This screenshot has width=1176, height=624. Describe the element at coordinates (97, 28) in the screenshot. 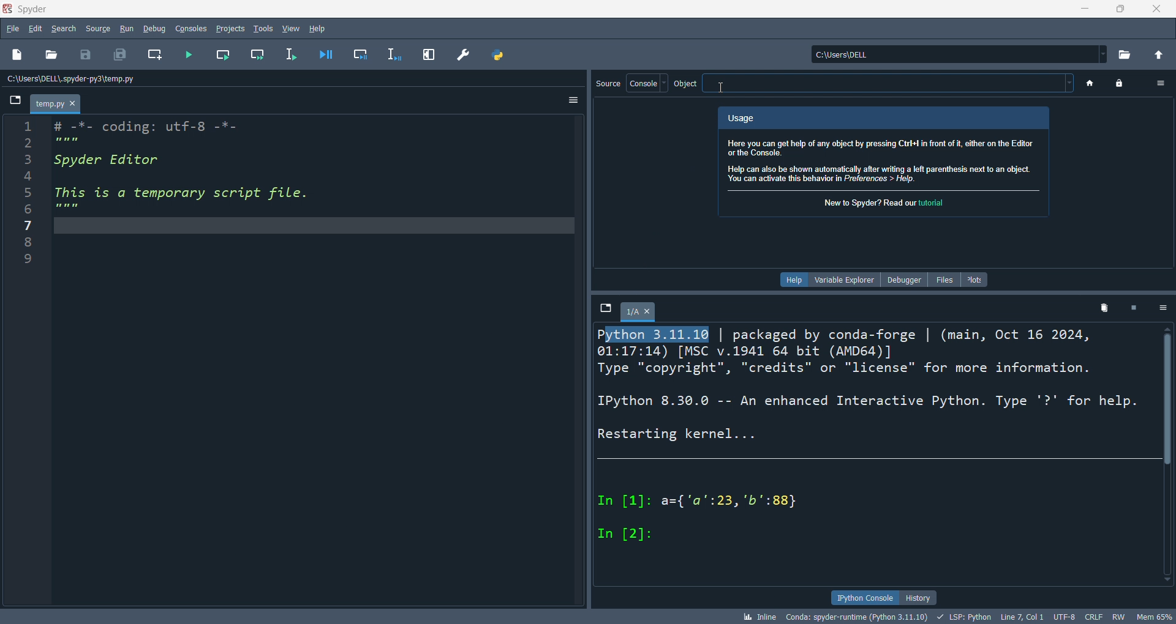

I see `source` at that location.